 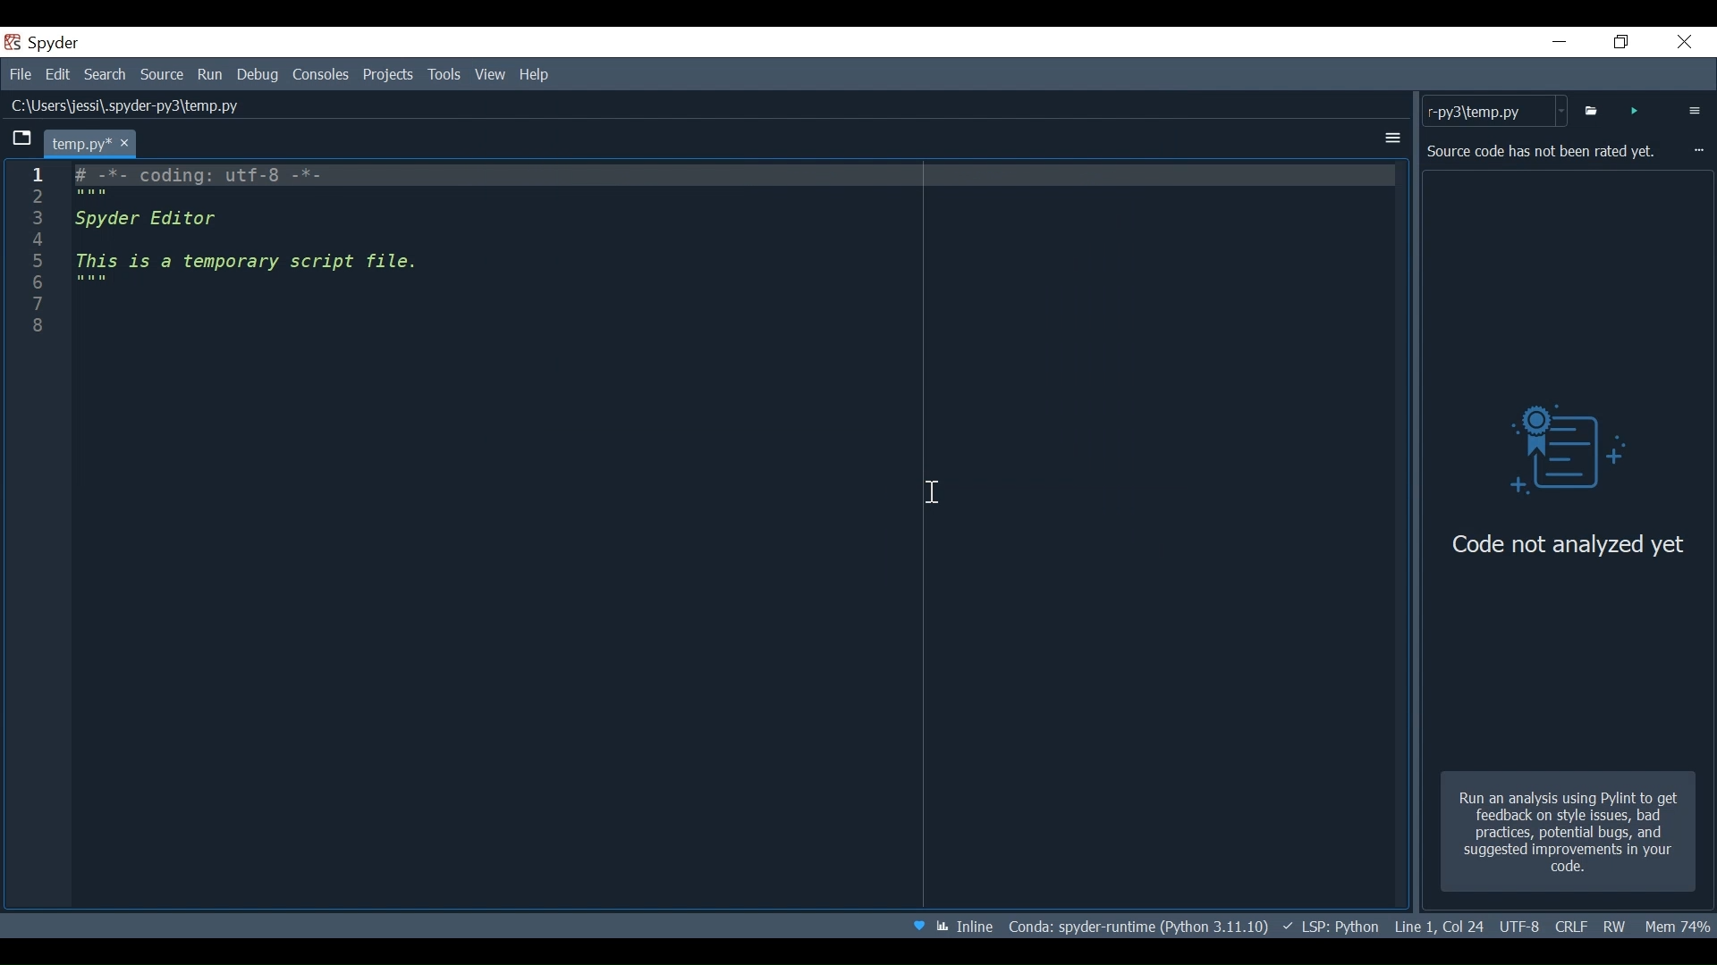 What do you see at coordinates (934, 493) in the screenshot?
I see `Cursor` at bounding box center [934, 493].